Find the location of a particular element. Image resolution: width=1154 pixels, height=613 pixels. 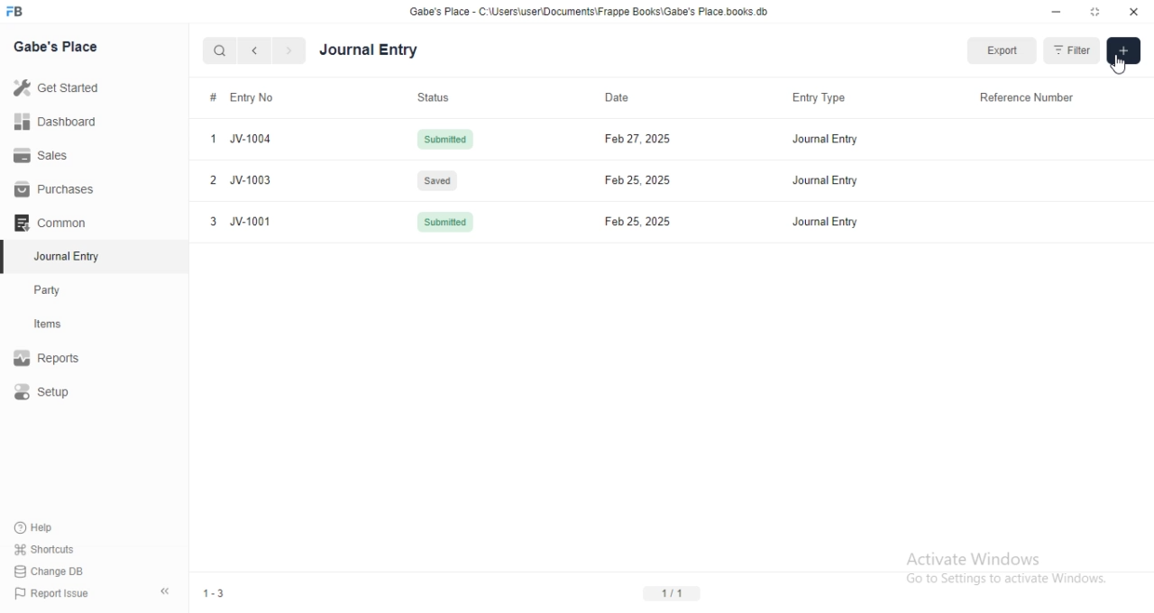

Dashboard is located at coordinates (60, 121).